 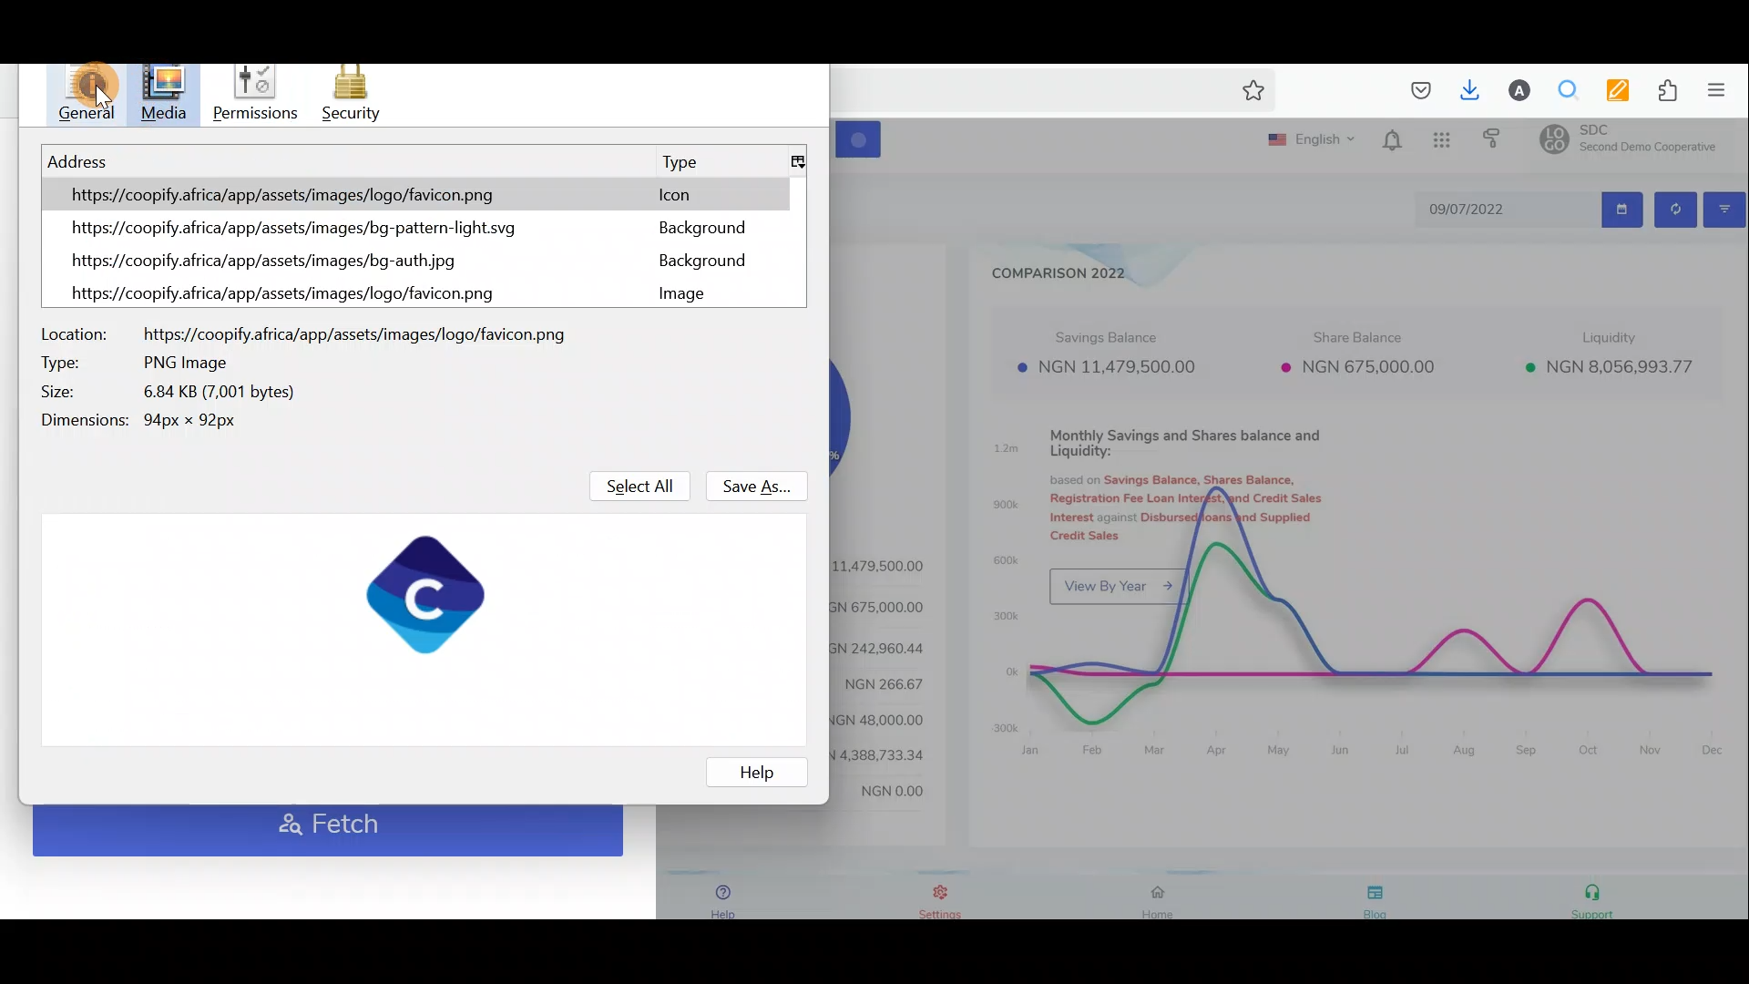 I want to click on logo, so click(x=428, y=593).